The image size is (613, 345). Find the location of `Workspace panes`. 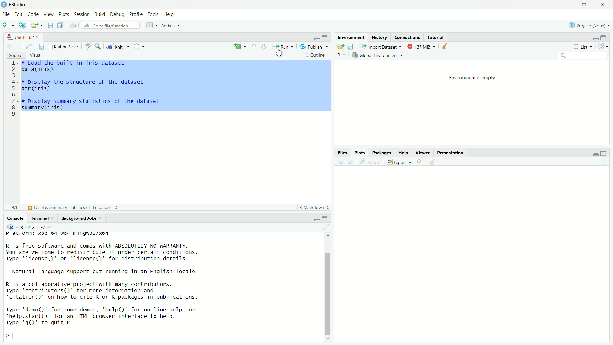

Workspace panes is located at coordinates (151, 25).